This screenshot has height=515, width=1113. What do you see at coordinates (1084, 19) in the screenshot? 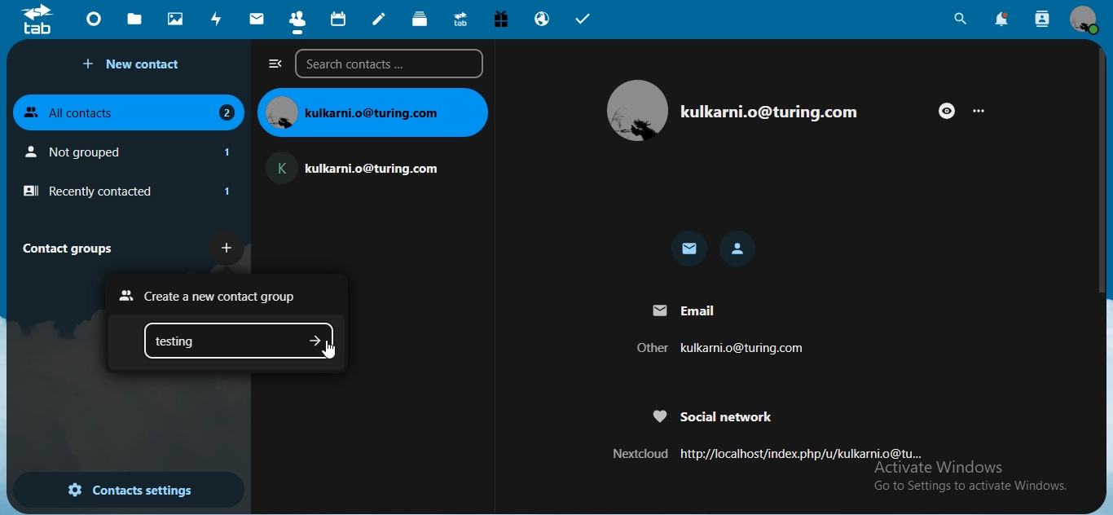
I see `view profile` at bounding box center [1084, 19].